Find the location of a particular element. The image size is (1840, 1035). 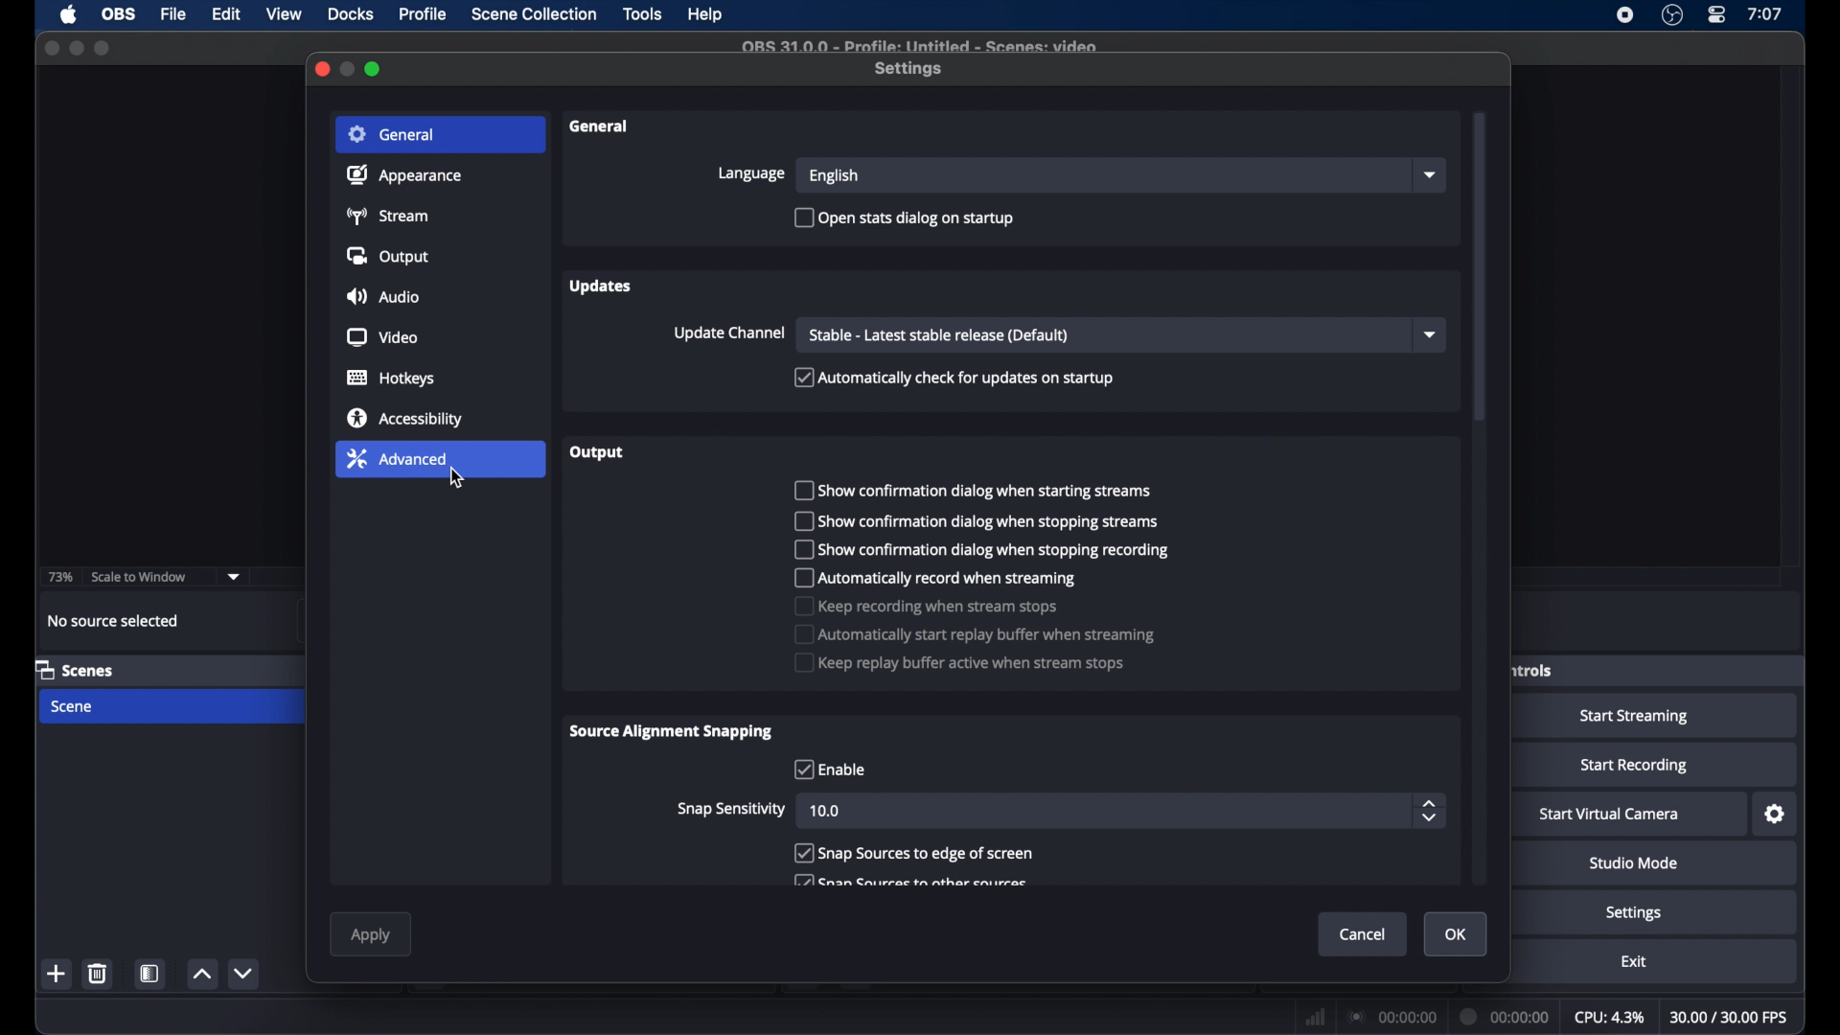

update channel is located at coordinates (728, 333).